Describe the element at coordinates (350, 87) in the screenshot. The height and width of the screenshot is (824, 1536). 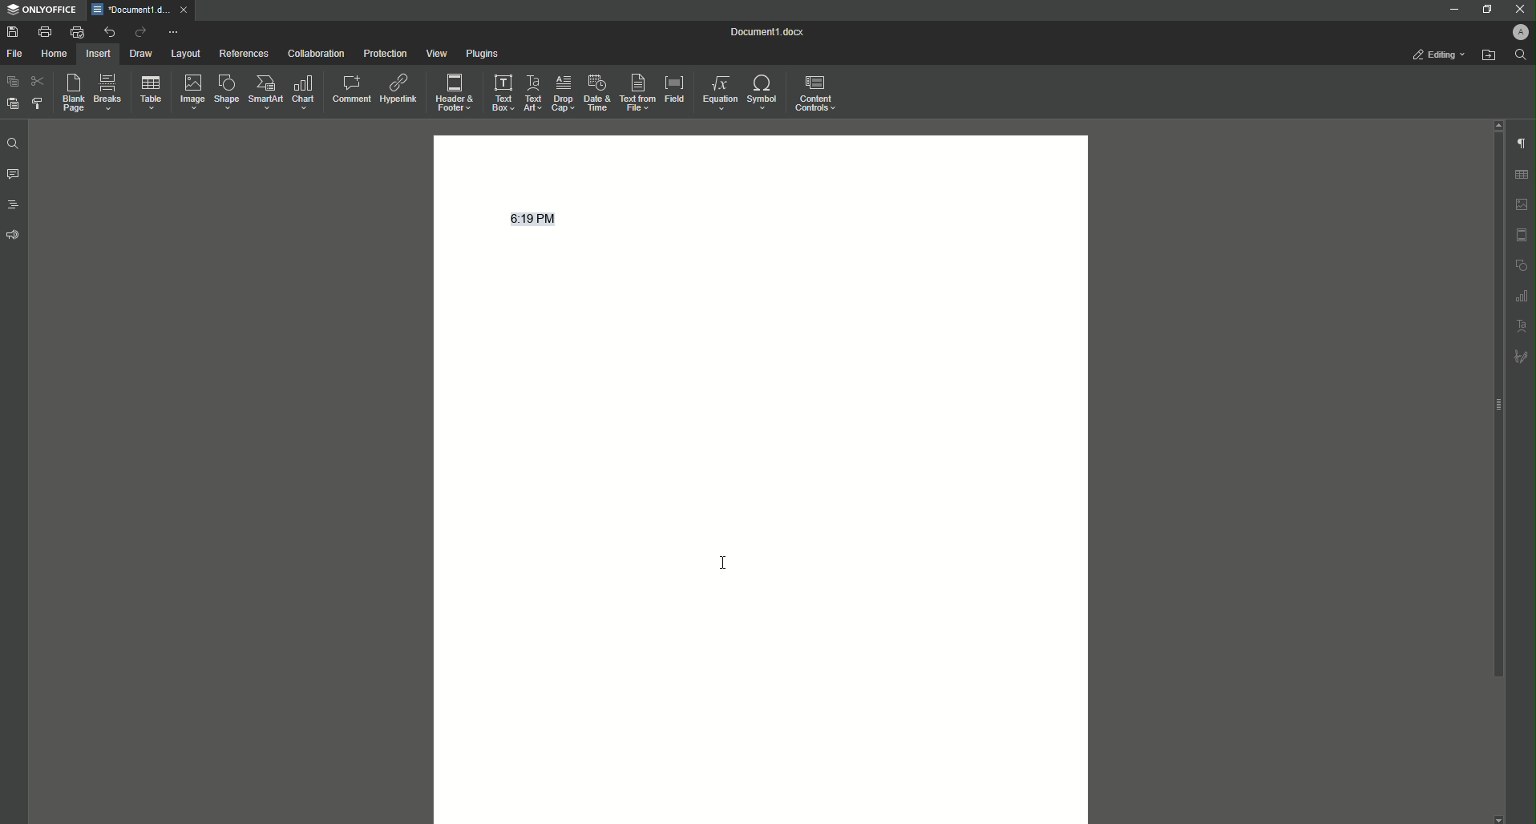
I see `Comment` at that location.